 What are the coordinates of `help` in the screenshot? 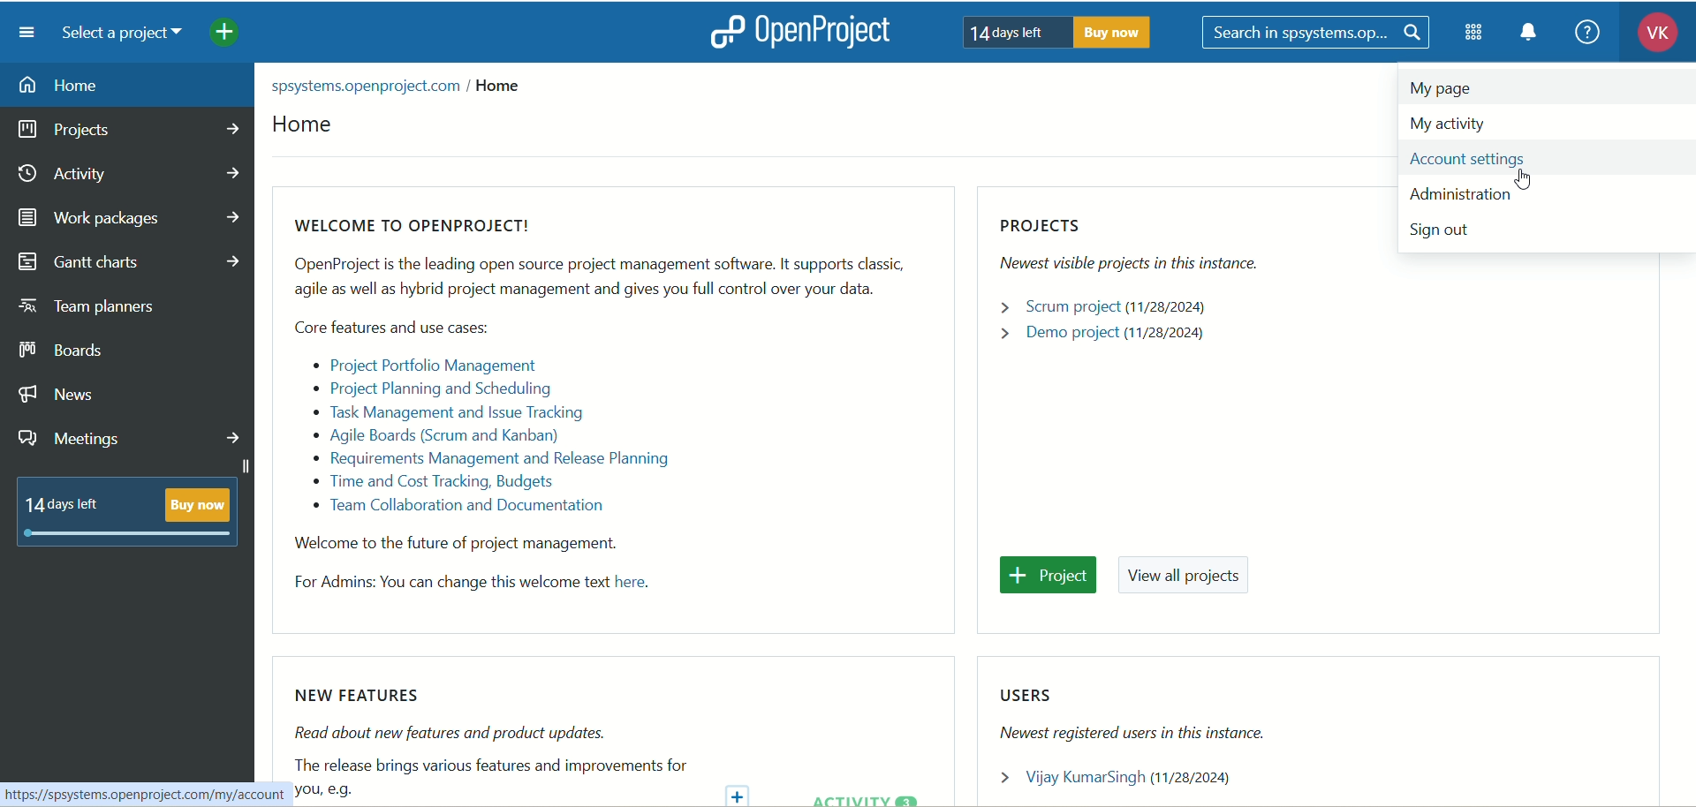 It's located at (1586, 31).